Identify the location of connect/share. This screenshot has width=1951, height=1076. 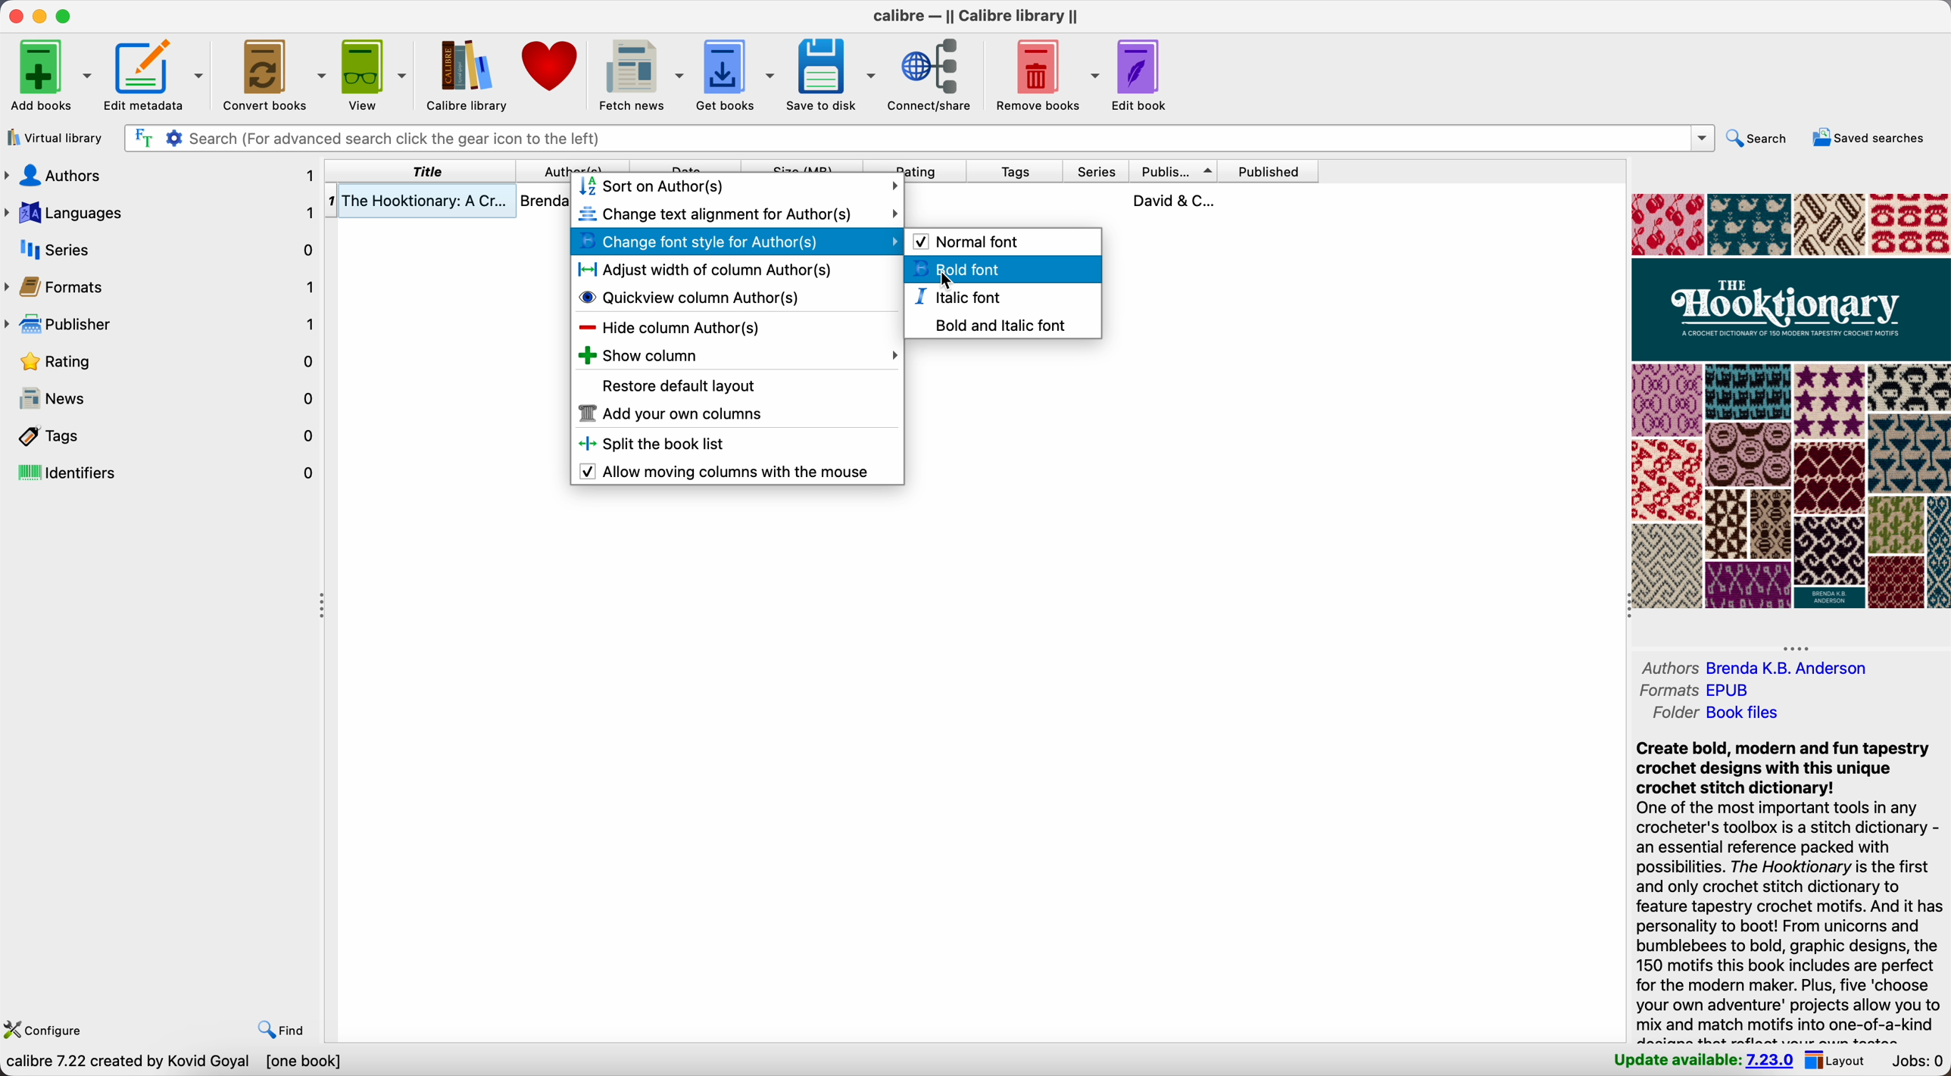
(934, 74).